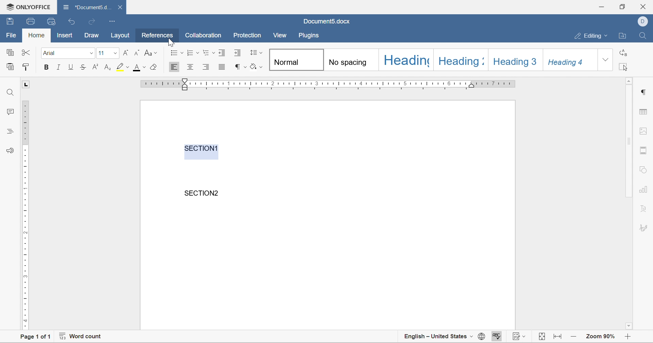  What do you see at coordinates (642, 131) in the screenshot?
I see `image settings` at bounding box center [642, 131].